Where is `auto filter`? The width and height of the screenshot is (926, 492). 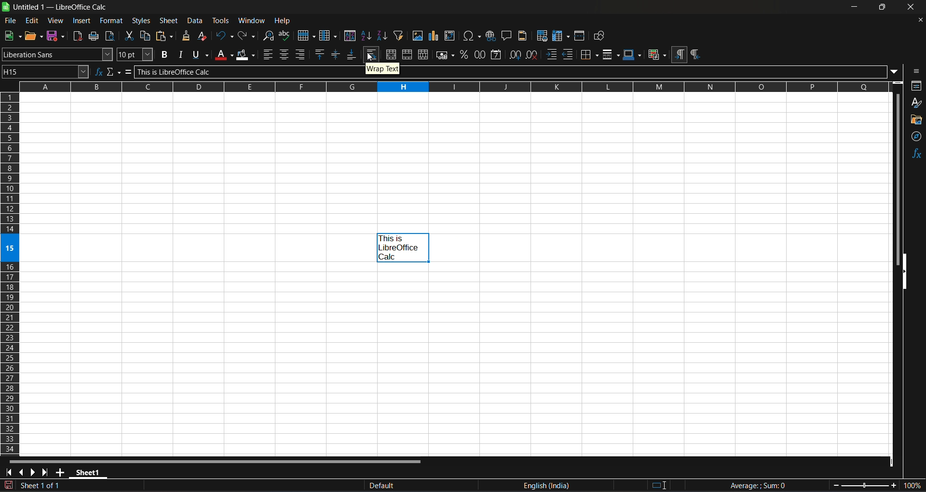
auto filter is located at coordinates (399, 35).